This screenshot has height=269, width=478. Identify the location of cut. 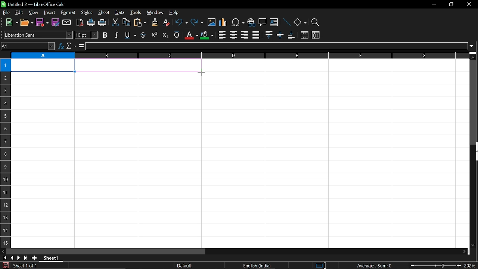
(116, 22).